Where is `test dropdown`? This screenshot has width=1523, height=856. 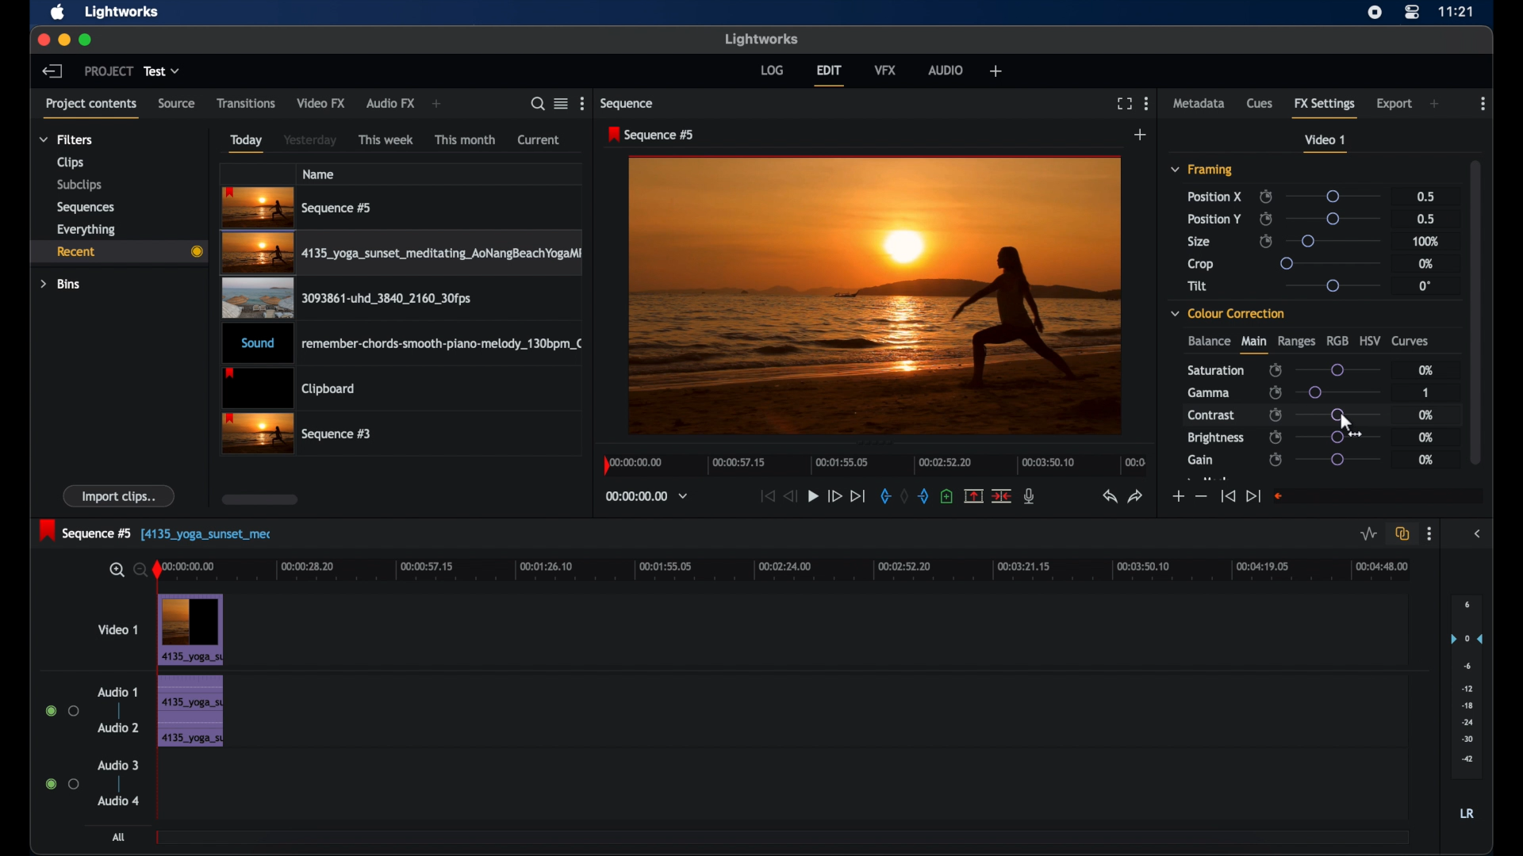
test dropdown is located at coordinates (162, 71).